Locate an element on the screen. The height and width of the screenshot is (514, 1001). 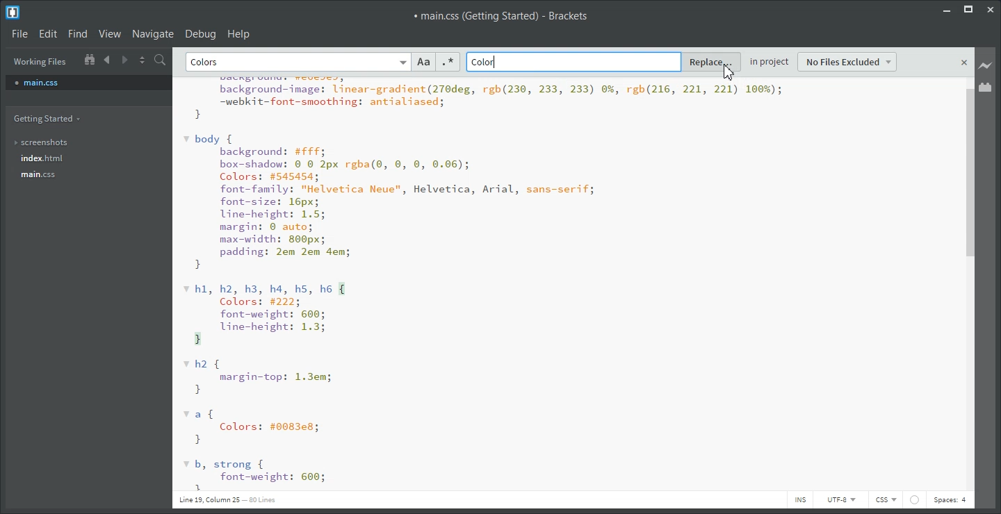
UTF-8 is located at coordinates (840, 499).